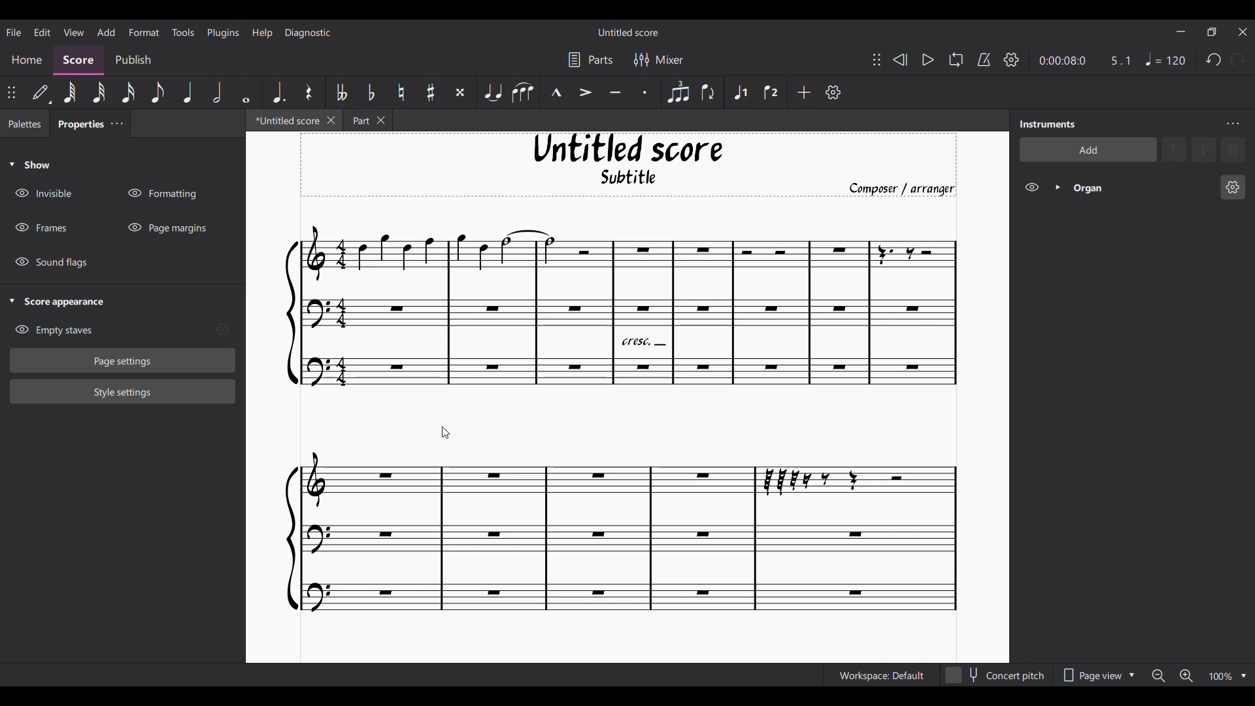 The height and width of the screenshot is (706, 1255). Describe the element at coordinates (12, 92) in the screenshot. I see `Change position of toolbar attached` at that location.